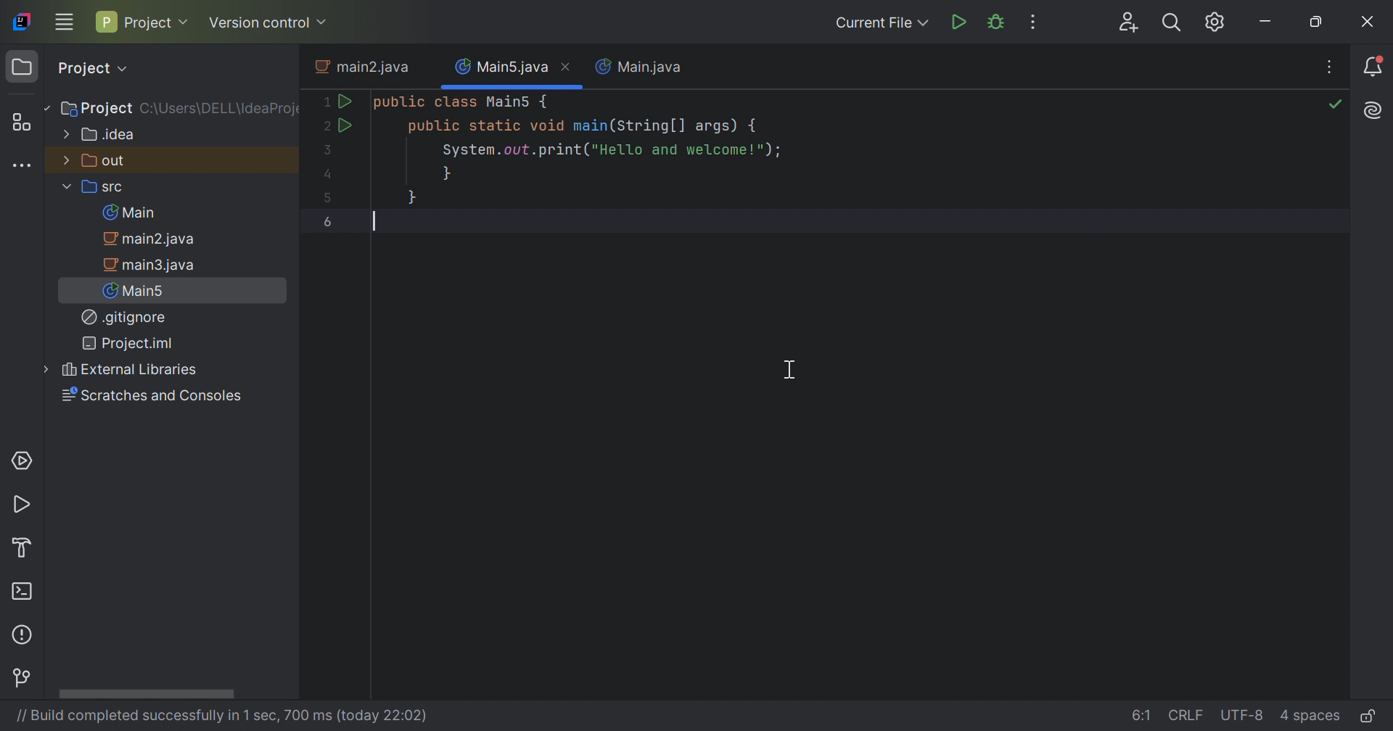 The width and height of the screenshot is (1393, 731). I want to click on Close, so click(1369, 24).